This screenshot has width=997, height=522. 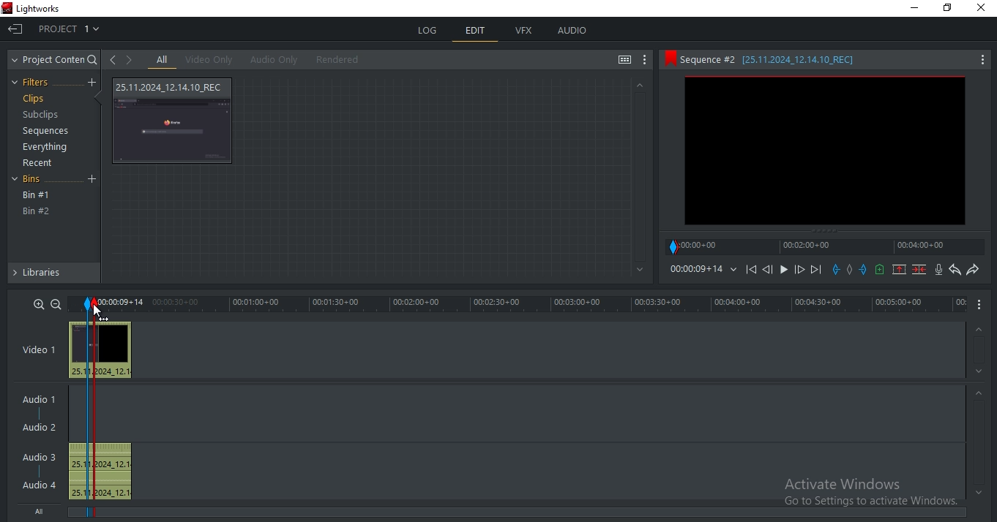 What do you see at coordinates (37, 195) in the screenshot?
I see `bin #1` at bounding box center [37, 195].